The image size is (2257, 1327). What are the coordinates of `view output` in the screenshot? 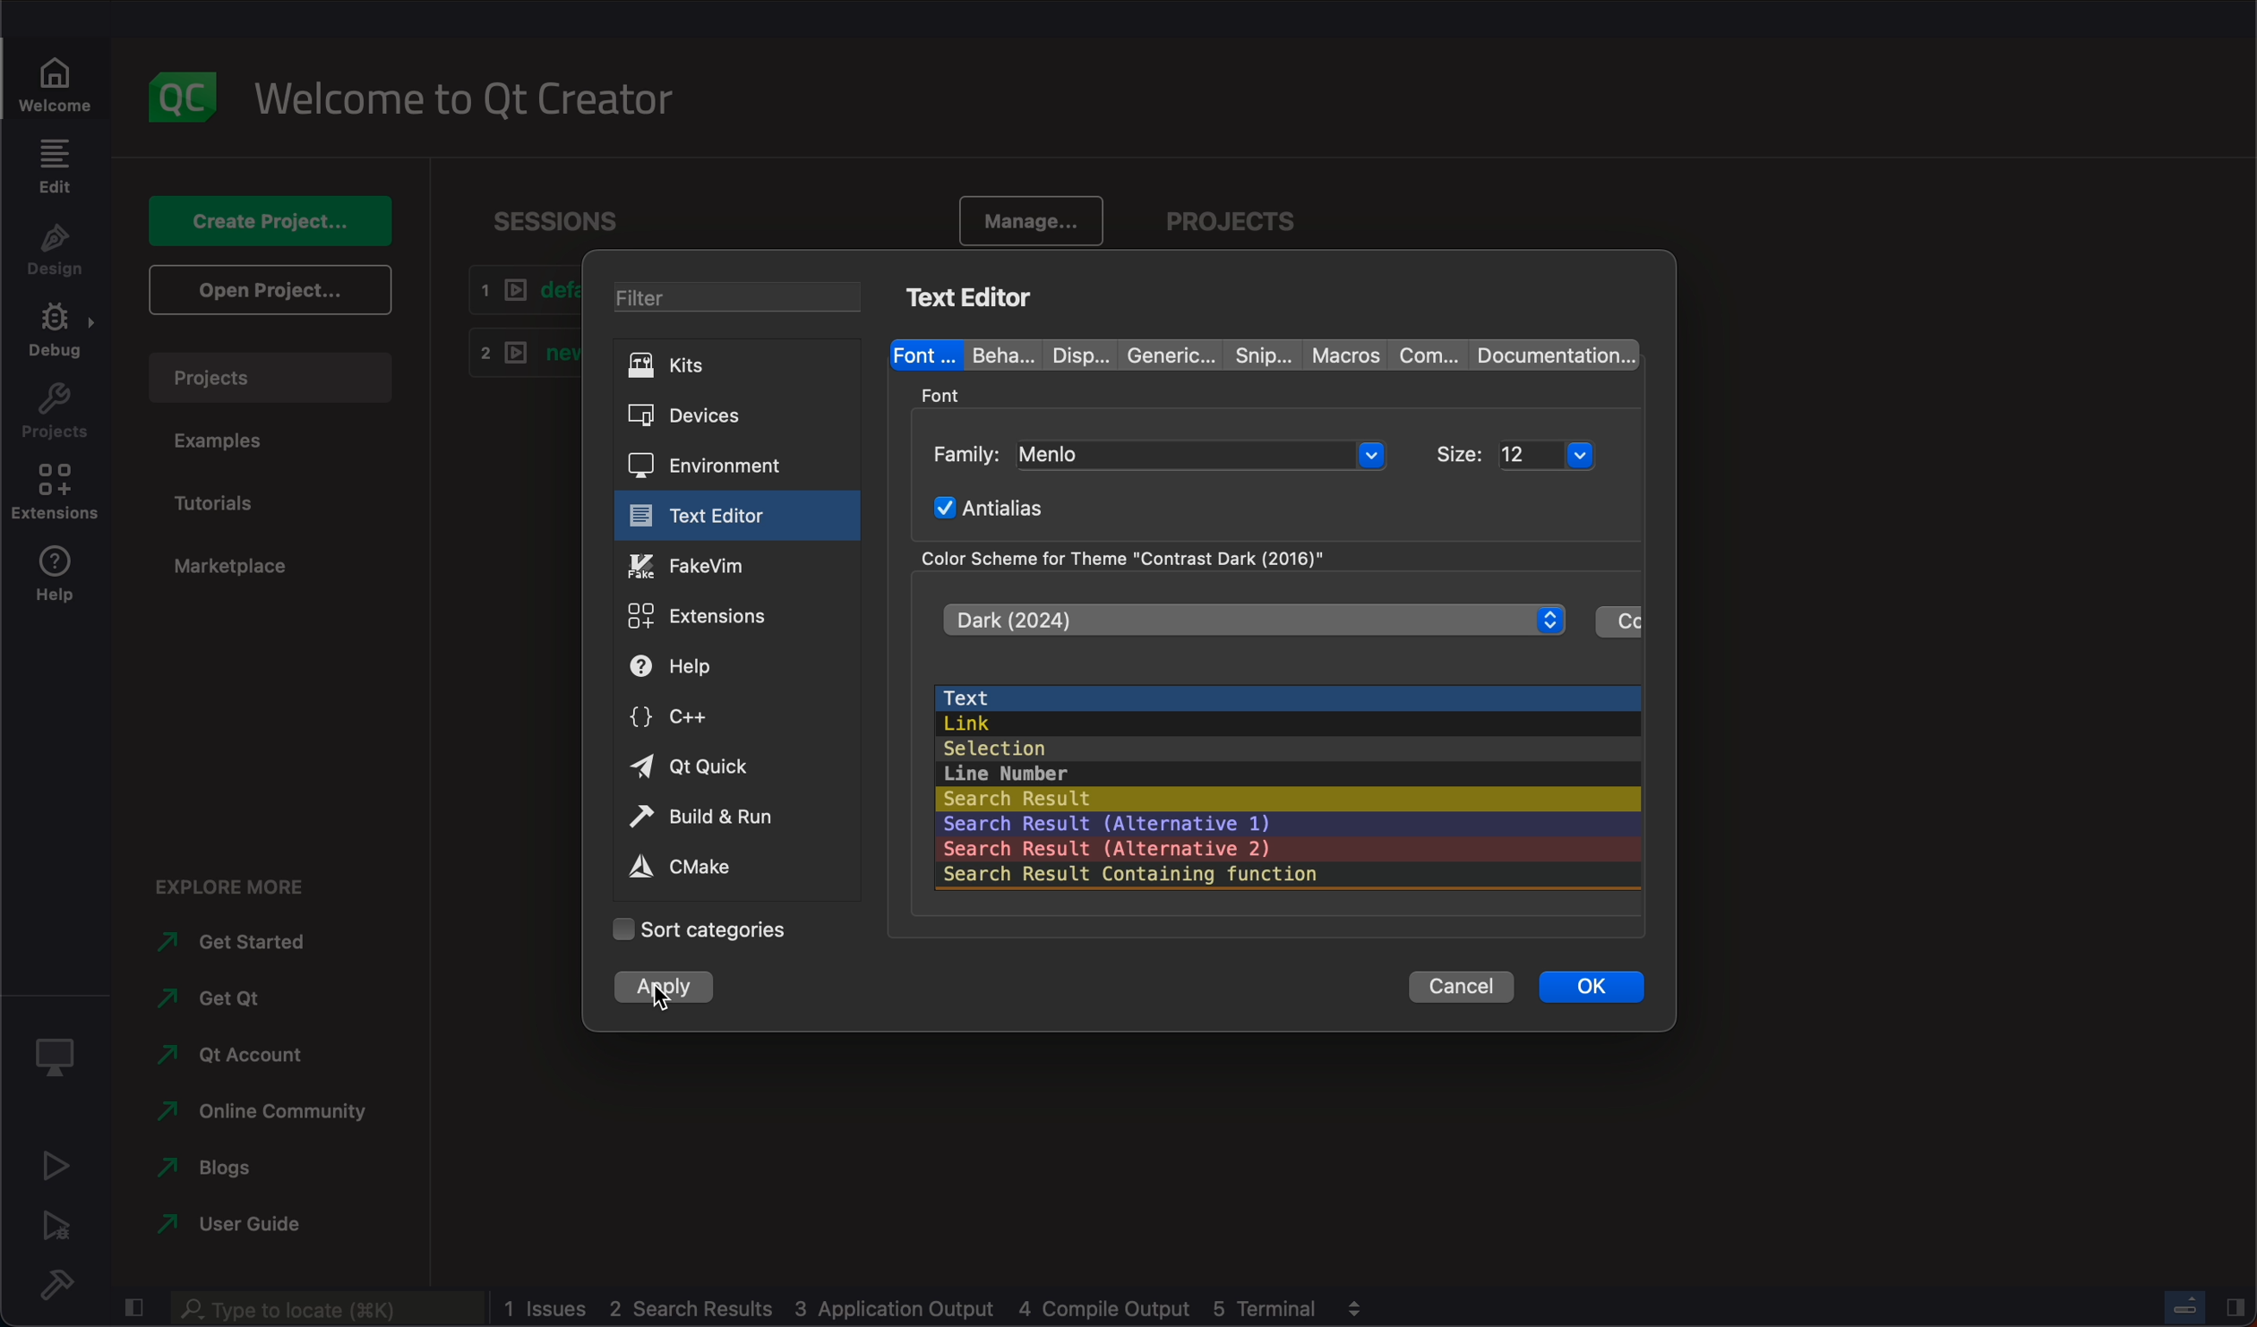 It's located at (1360, 1306).